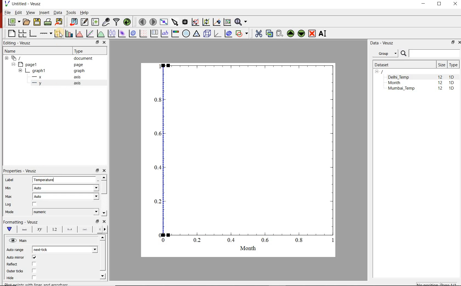 This screenshot has height=286, width=461. What do you see at coordinates (301, 34) in the screenshot?
I see `move the selected widget down` at bounding box center [301, 34].